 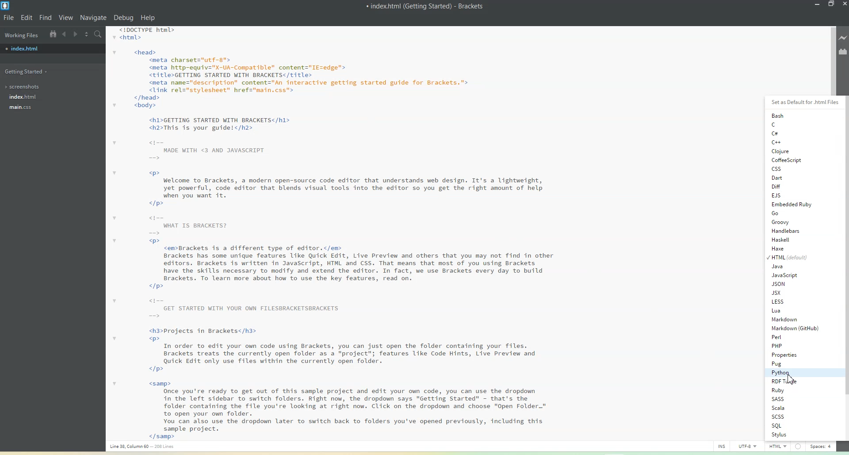 What do you see at coordinates (843, 51) in the screenshot?
I see `Extensions manager` at bounding box center [843, 51].